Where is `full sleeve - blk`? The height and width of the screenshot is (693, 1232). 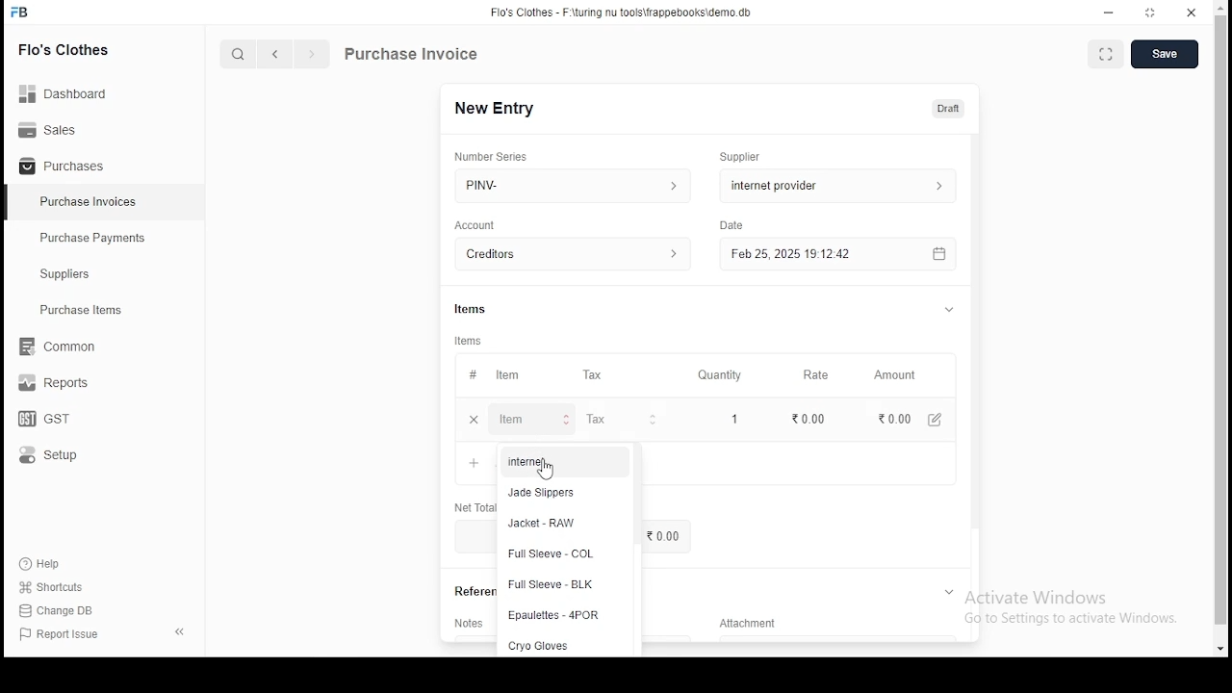
full sleeve - blk is located at coordinates (552, 585).